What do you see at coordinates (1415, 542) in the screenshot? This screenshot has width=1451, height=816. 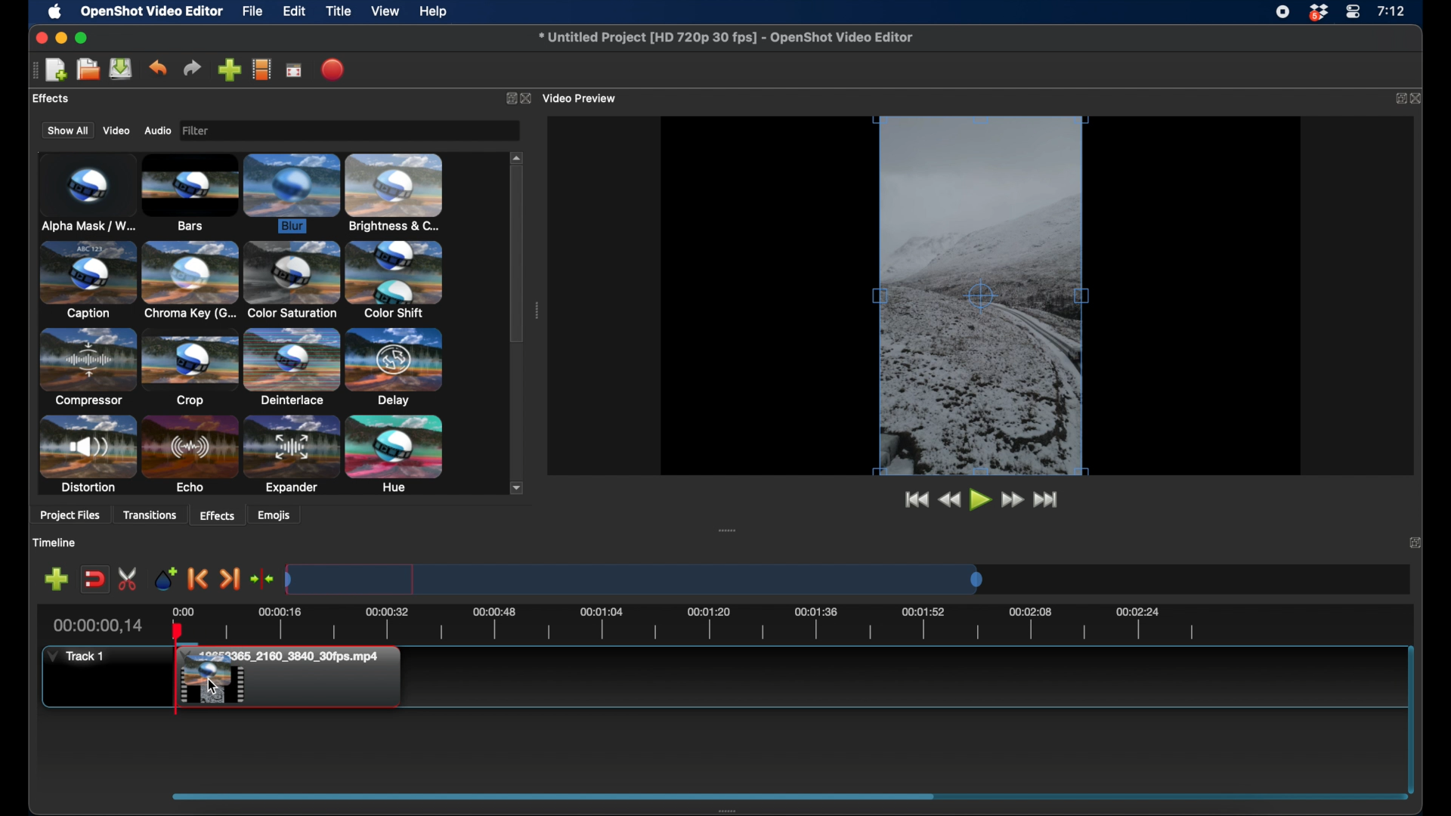 I see `expand` at bounding box center [1415, 542].